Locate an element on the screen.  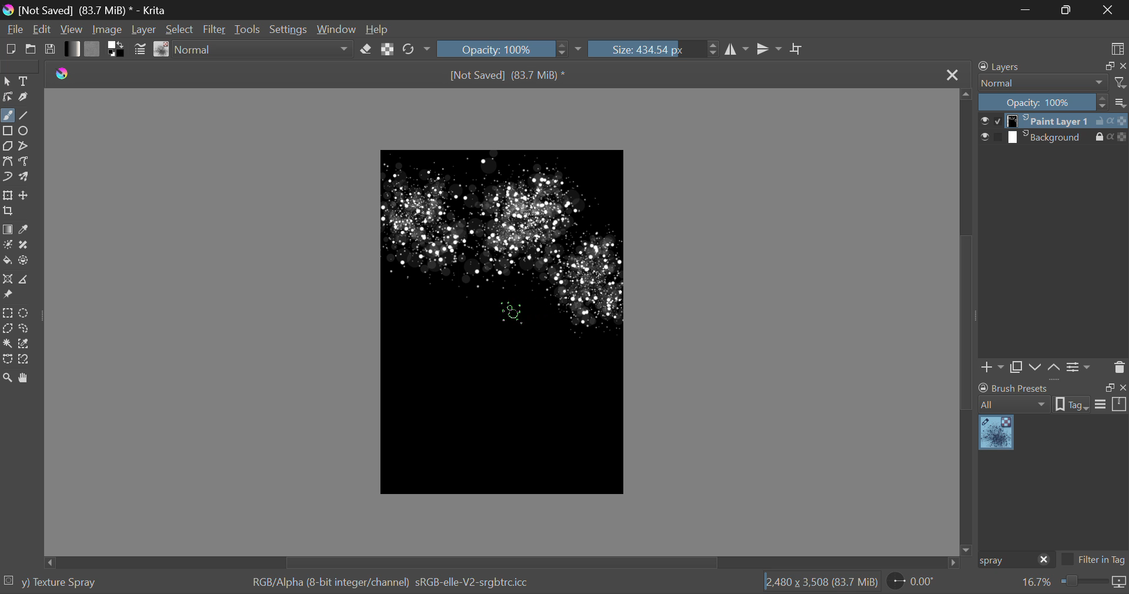
normal is located at coordinates (1043, 83).